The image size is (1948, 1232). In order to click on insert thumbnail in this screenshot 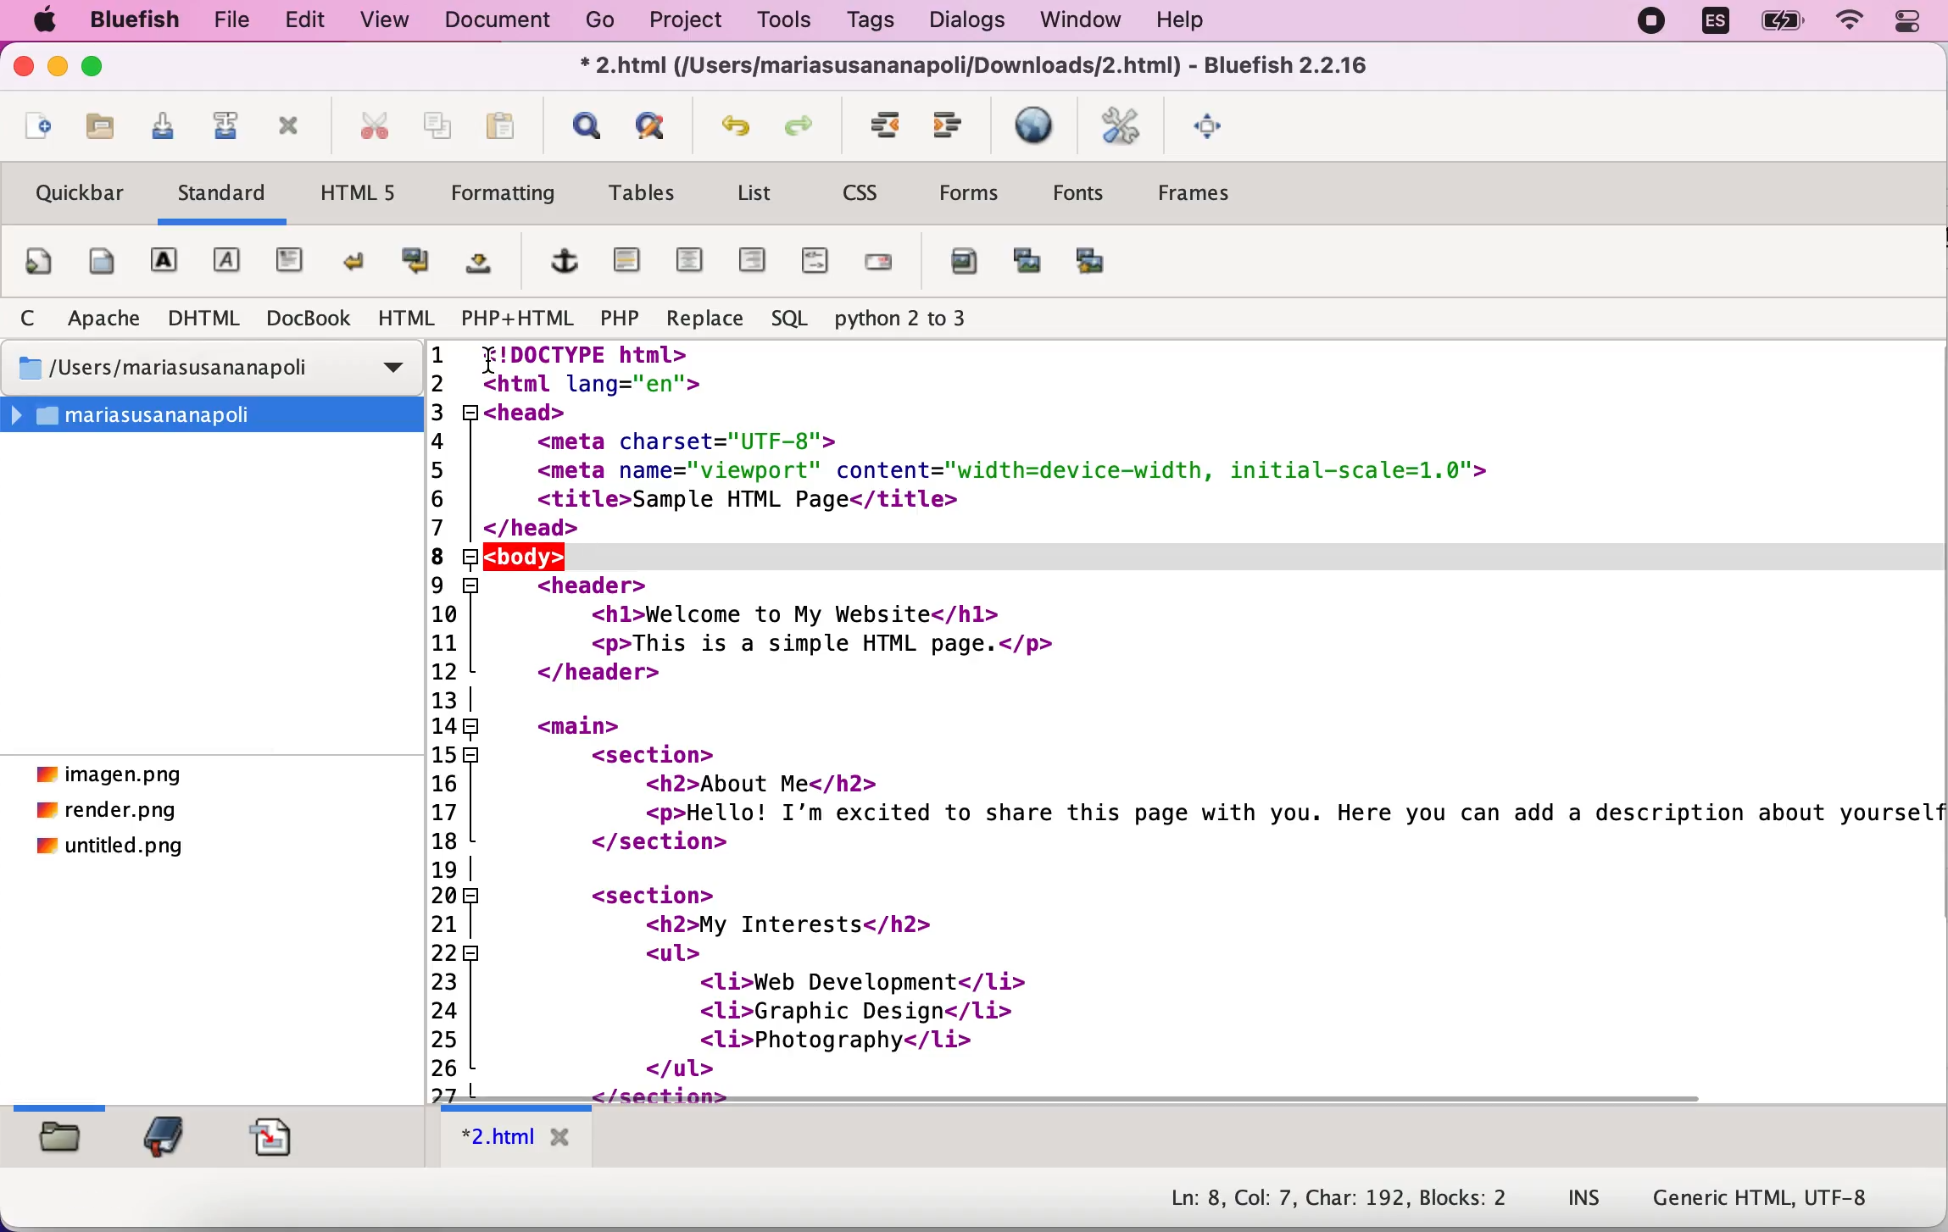, I will do `click(1025, 269)`.